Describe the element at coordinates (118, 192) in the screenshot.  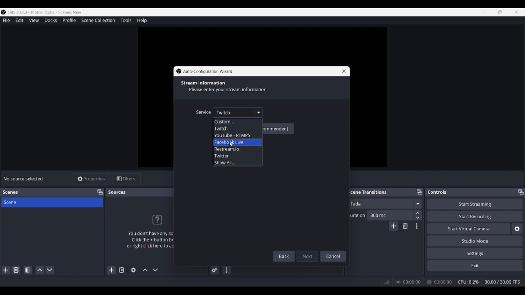
I see `Panel title` at that location.